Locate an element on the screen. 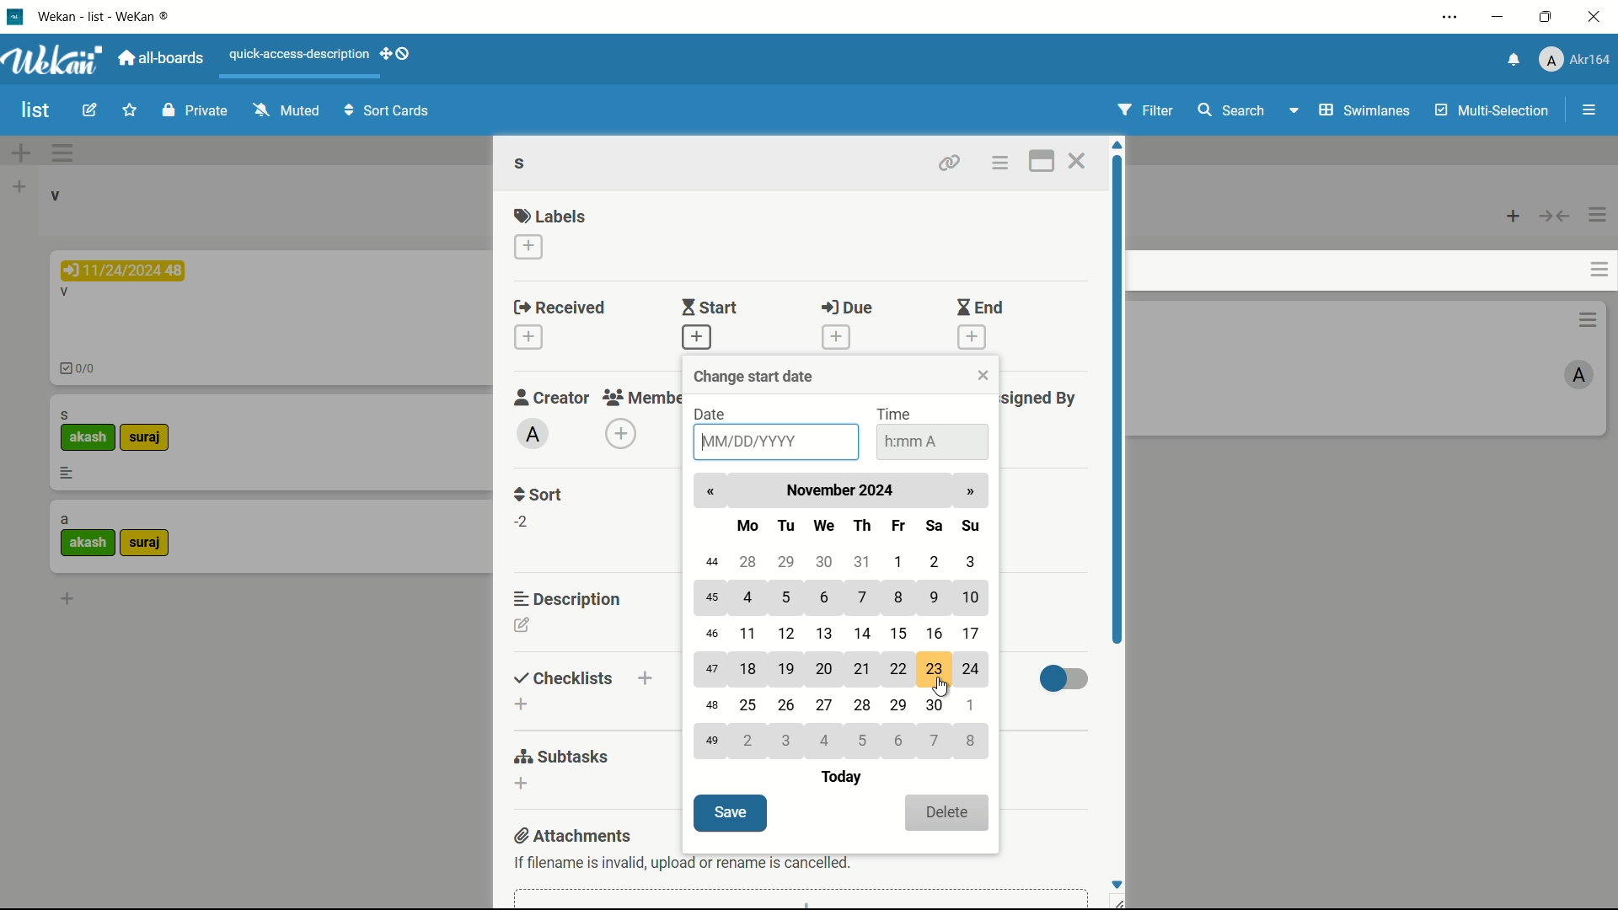  swimlane actions is located at coordinates (62, 153).